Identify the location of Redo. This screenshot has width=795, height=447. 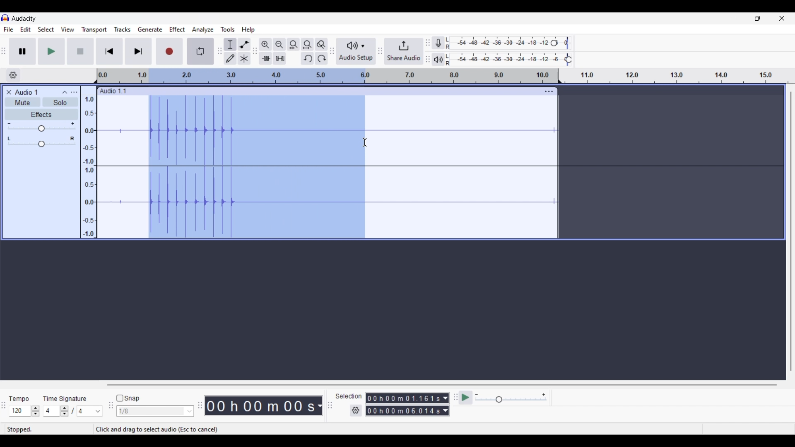
(321, 58).